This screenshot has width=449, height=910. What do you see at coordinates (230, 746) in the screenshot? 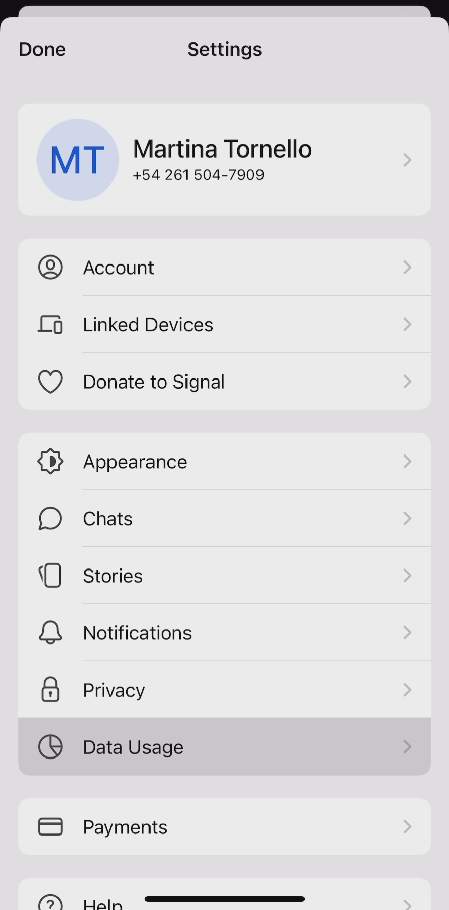
I see `data usage` at bounding box center [230, 746].